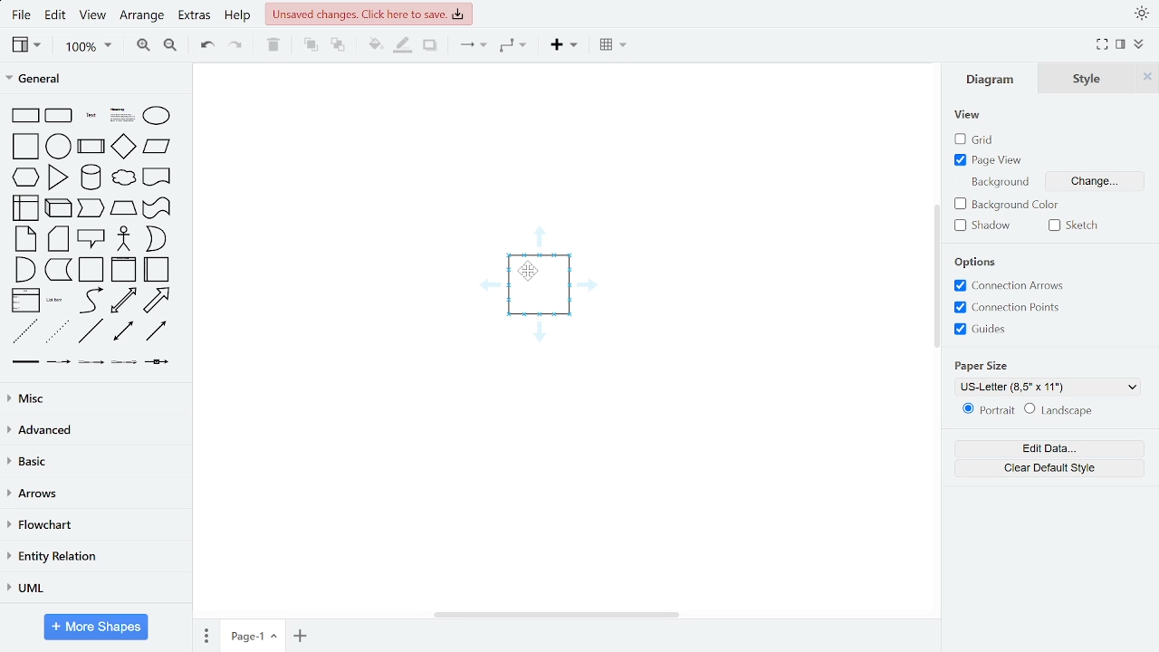 This screenshot has width=1159, height=652. What do you see at coordinates (88, 115) in the screenshot?
I see `general shapesgeneral shapes` at bounding box center [88, 115].